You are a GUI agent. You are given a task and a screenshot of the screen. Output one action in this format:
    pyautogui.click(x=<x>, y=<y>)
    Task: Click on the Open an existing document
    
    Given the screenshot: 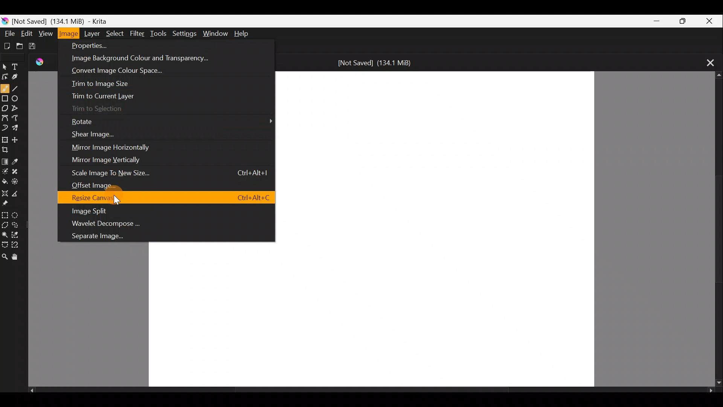 What is the action you would take?
    pyautogui.click(x=23, y=46)
    